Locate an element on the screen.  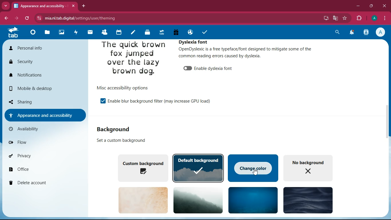
security is located at coordinates (32, 62).